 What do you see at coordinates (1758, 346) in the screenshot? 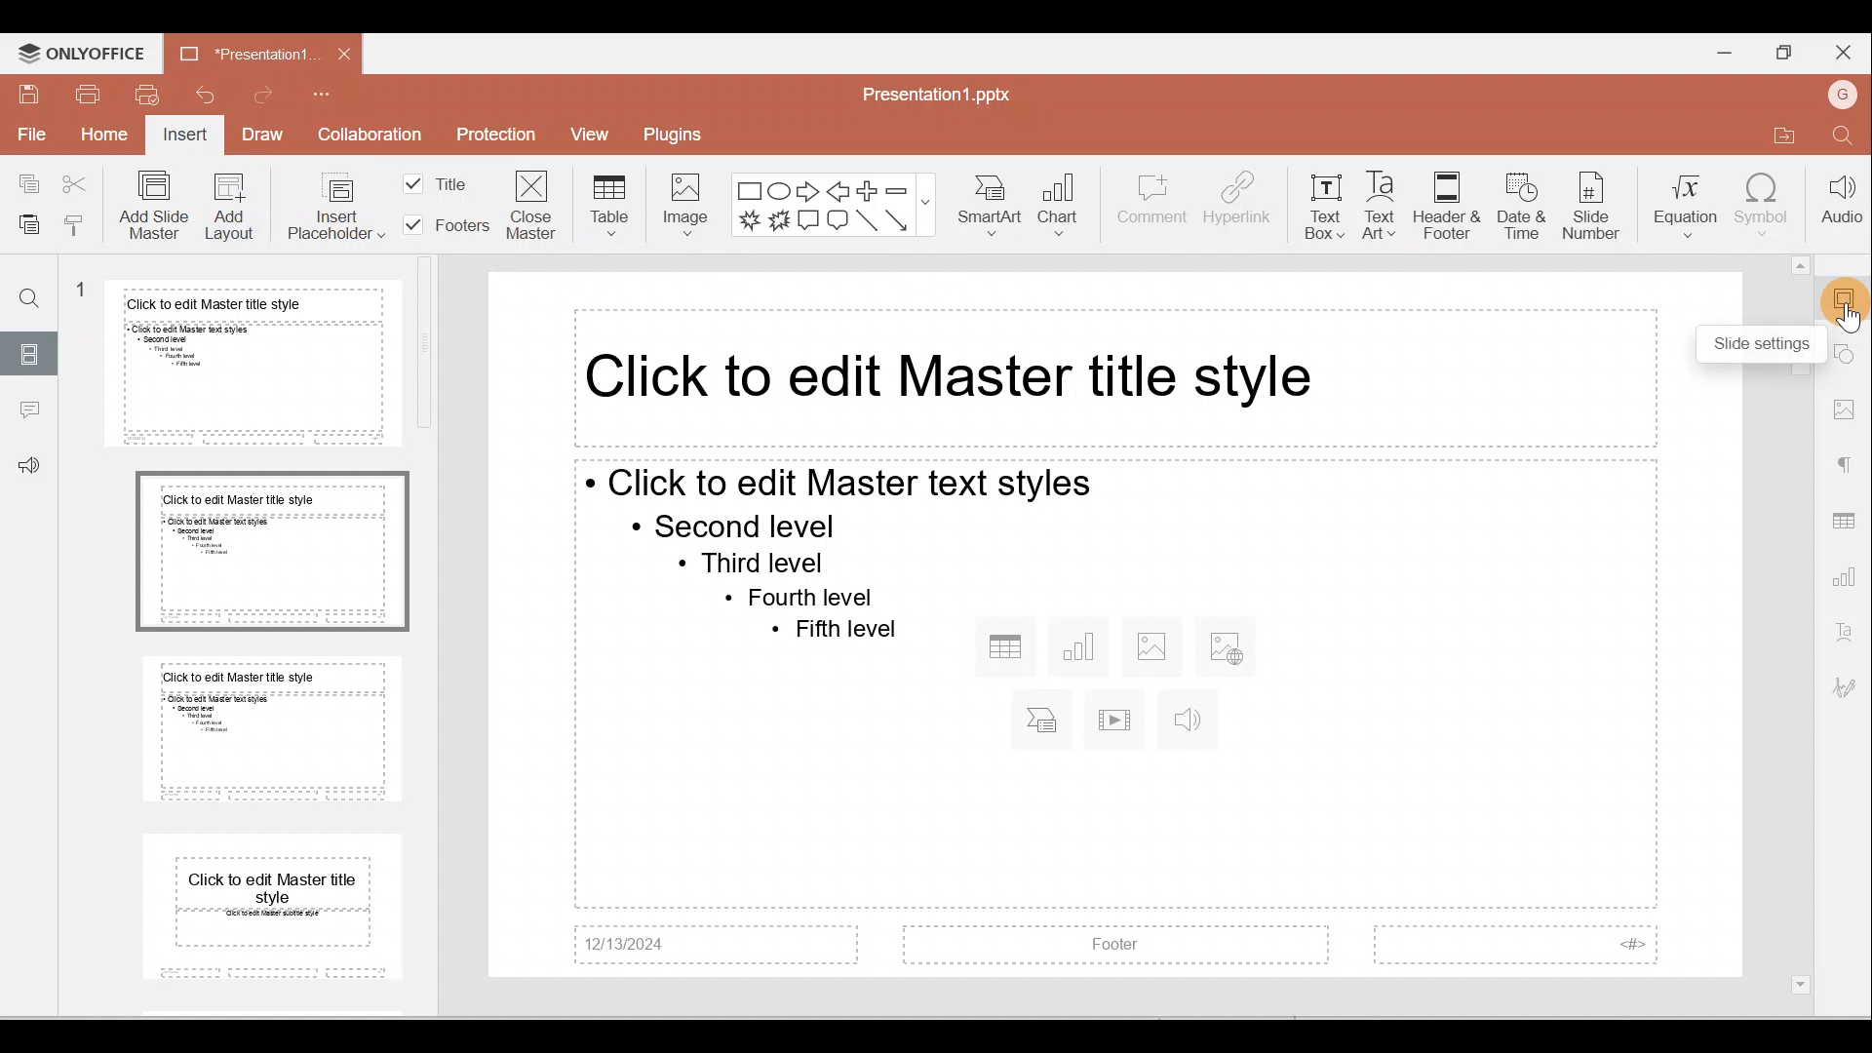
I see `` at bounding box center [1758, 346].